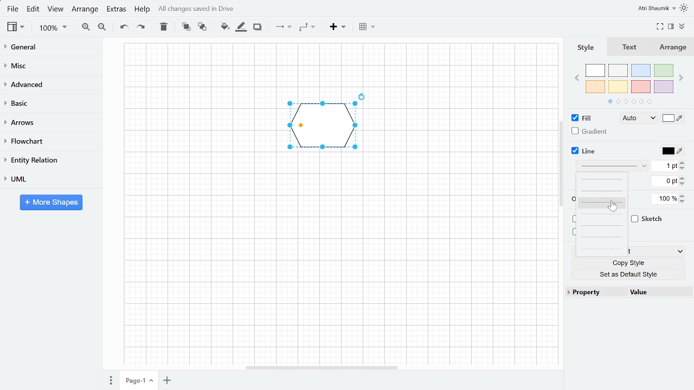 The width and height of the screenshot is (694, 390). Describe the element at coordinates (102, 27) in the screenshot. I see `Zoom out` at that location.